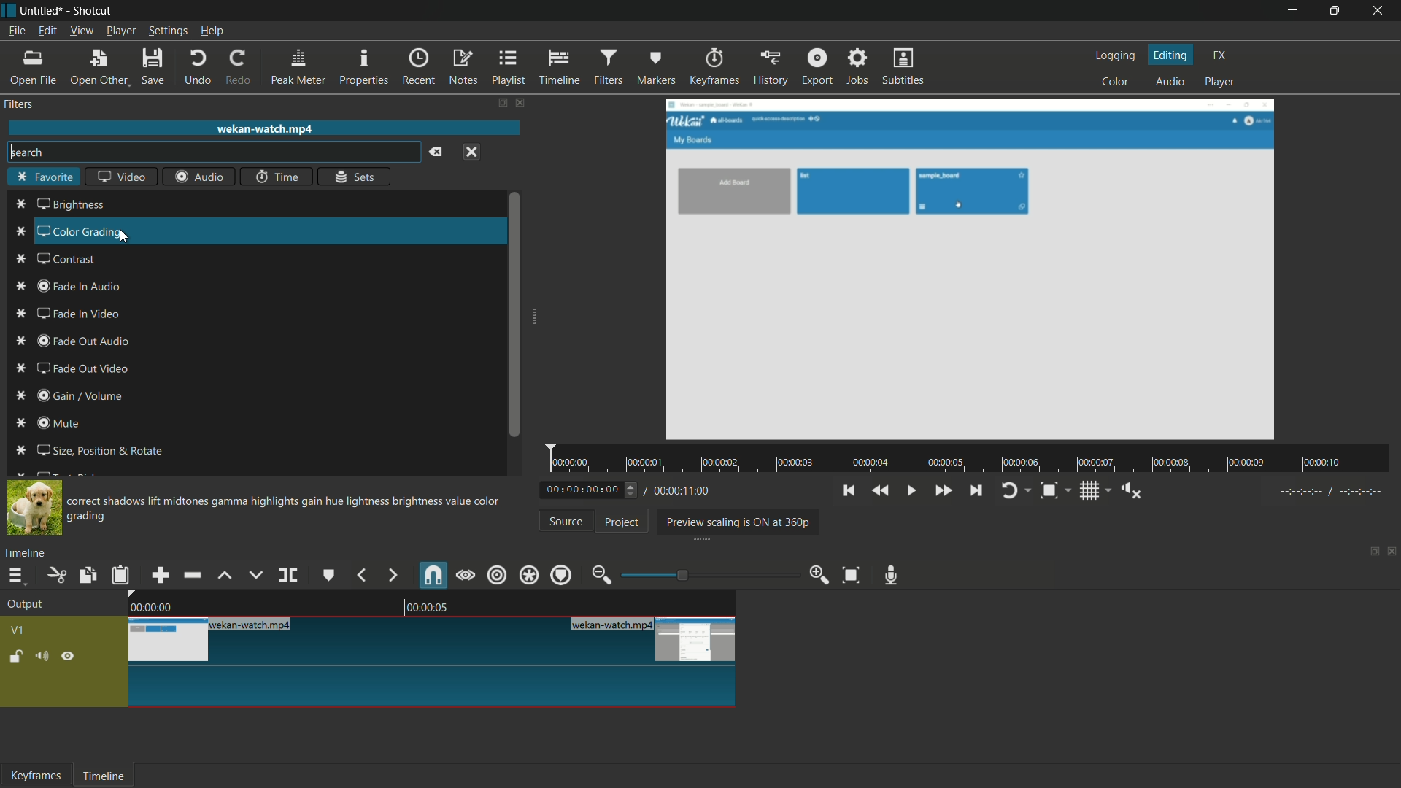 This screenshot has height=788, width=1401. Describe the element at coordinates (738, 521) in the screenshot. I see `preview scaling is on at 360p` at that location.